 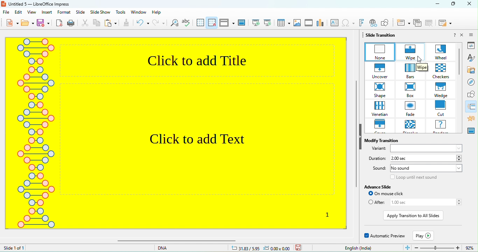 What do you see at coordinates (121, 13) in the screenshot?
I see `tools` at bounding box center [121, 13].